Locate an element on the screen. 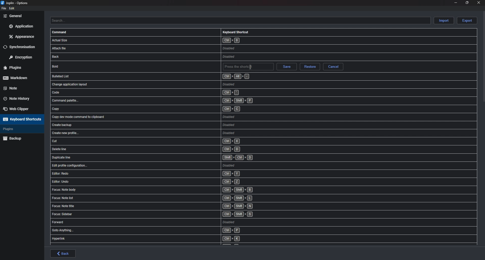  shortcut is located at coordinates (172, 149).